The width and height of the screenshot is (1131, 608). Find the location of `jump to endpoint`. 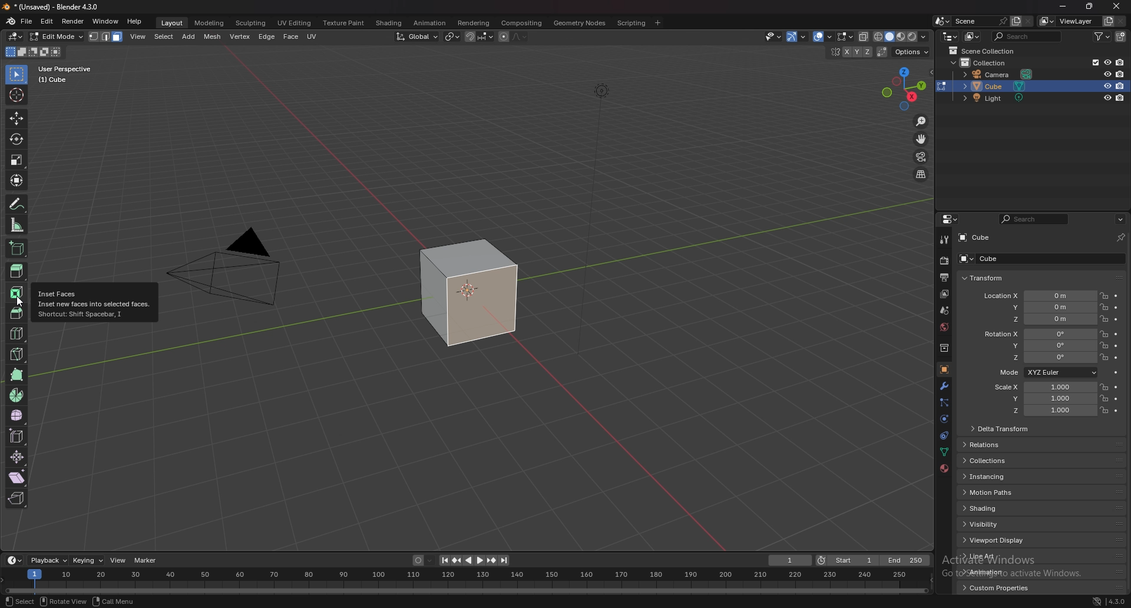

jump to endpoint is located at coordinates (443, 560).